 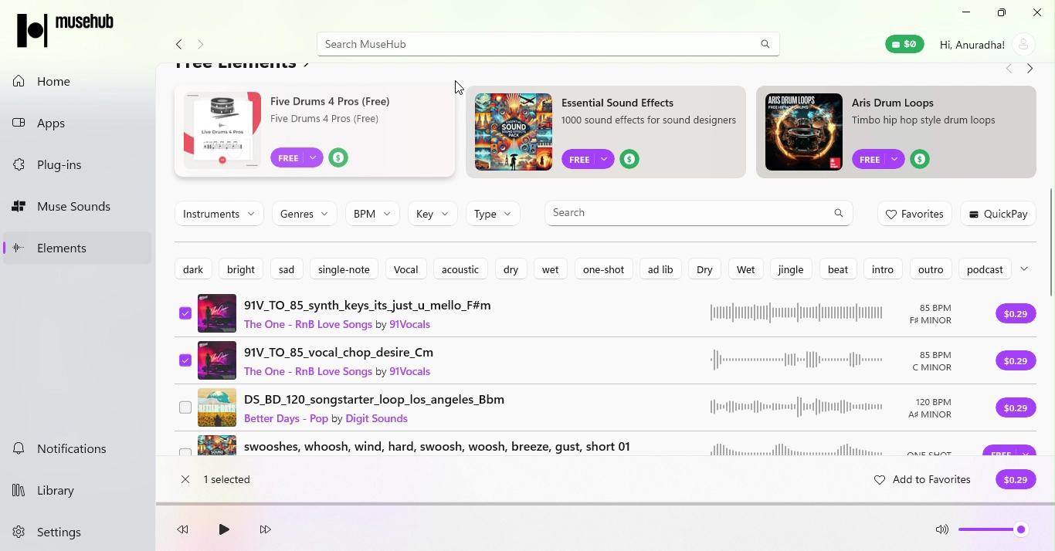 I want to click on Dry, so click(x=703, y=269).